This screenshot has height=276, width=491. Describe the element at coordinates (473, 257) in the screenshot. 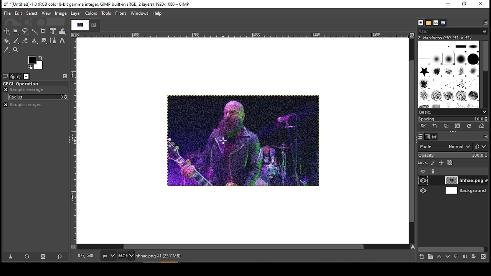

I see `add a mask` at that location.